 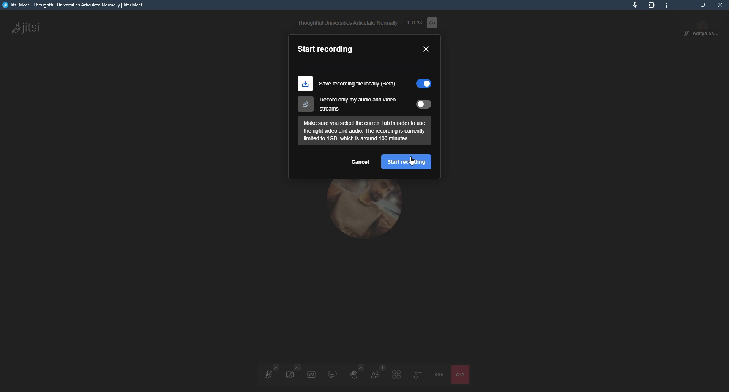 I want to click on performance settings, so click(x=434, y=21).